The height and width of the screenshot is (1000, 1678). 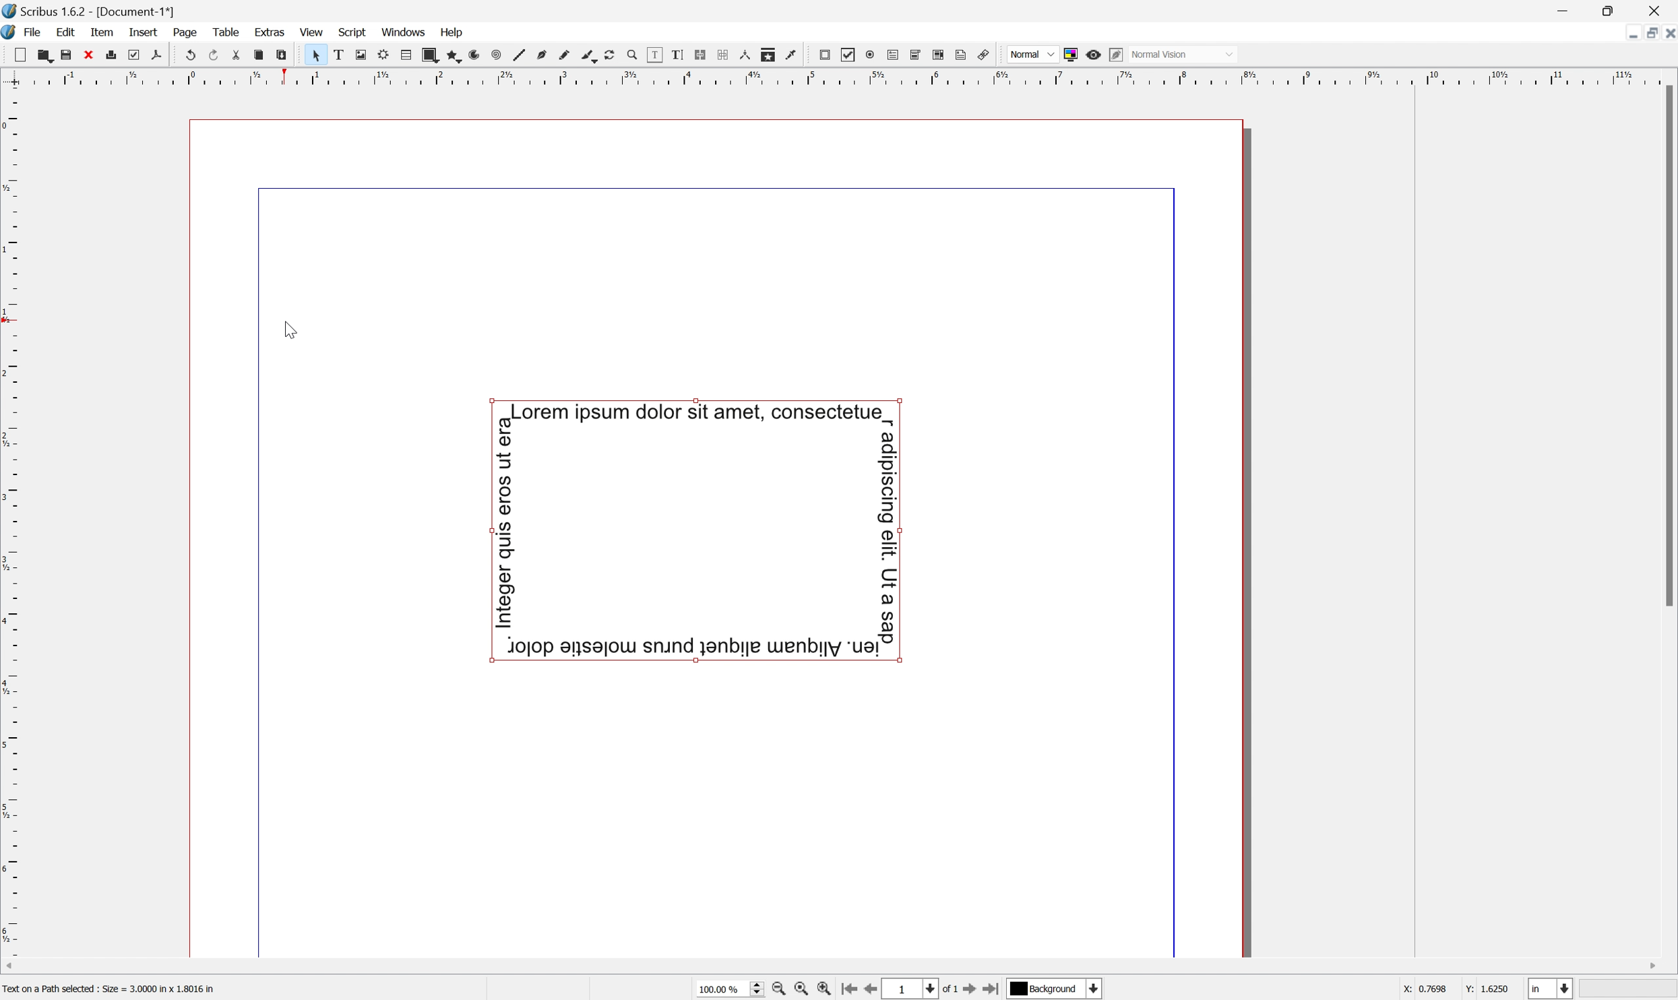 I want to click on Paste, so click(x=282, y=55).